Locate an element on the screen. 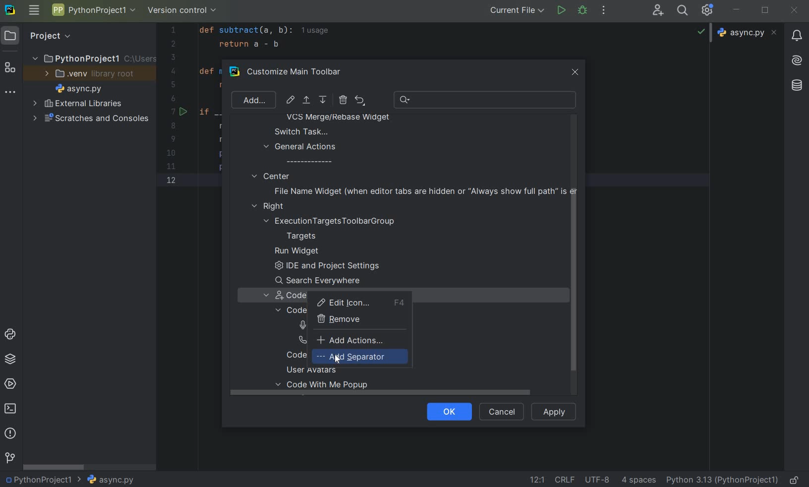  FILE ENCODING is located at coordinates (601, 480).